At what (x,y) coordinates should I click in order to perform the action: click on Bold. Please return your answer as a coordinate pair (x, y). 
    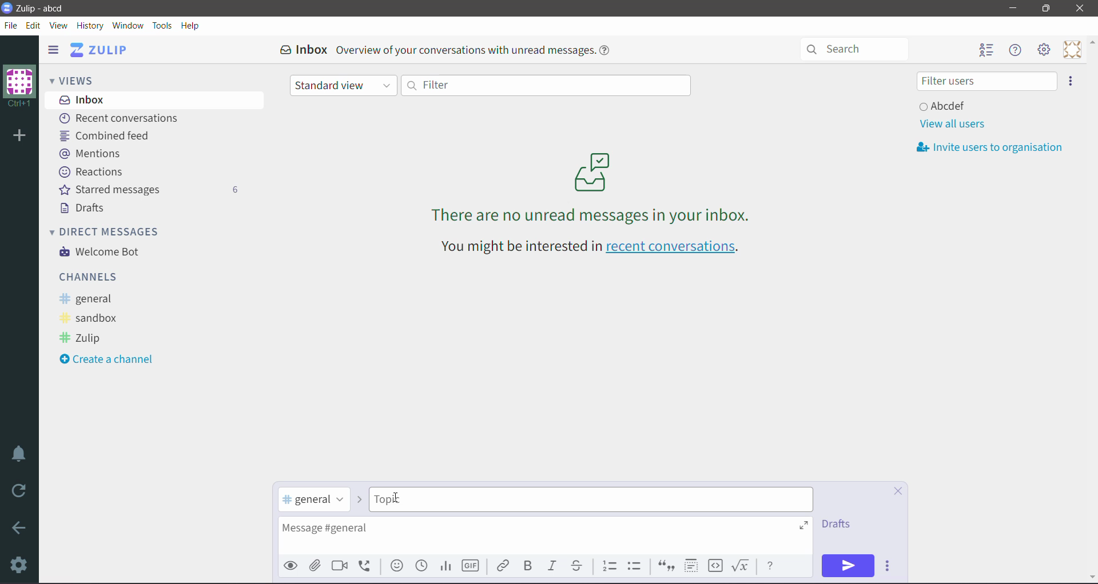
    Looking at the image, I should click on (527, 566).